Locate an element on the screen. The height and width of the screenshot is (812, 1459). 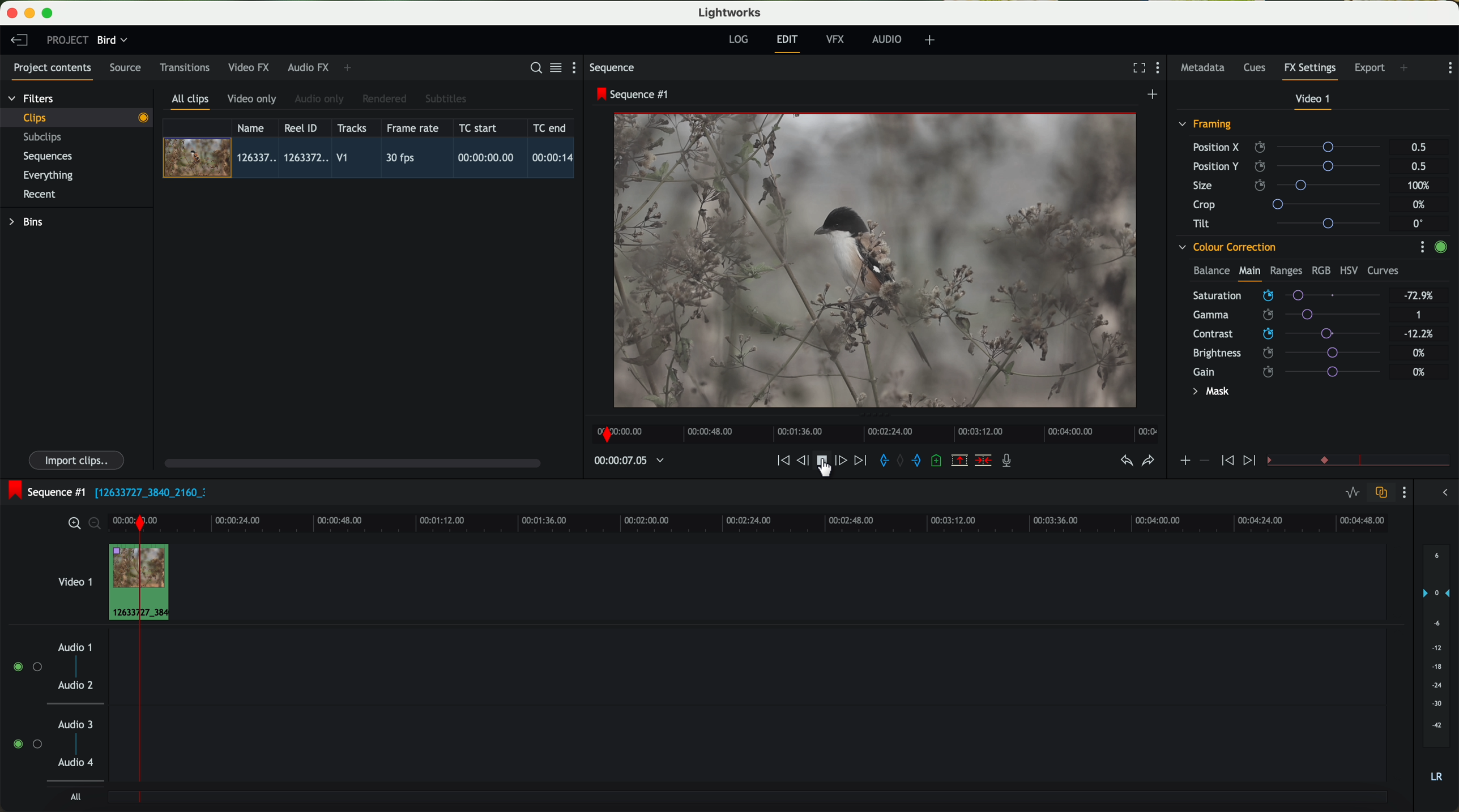
Reel ID is located at coordinates (304, 127).